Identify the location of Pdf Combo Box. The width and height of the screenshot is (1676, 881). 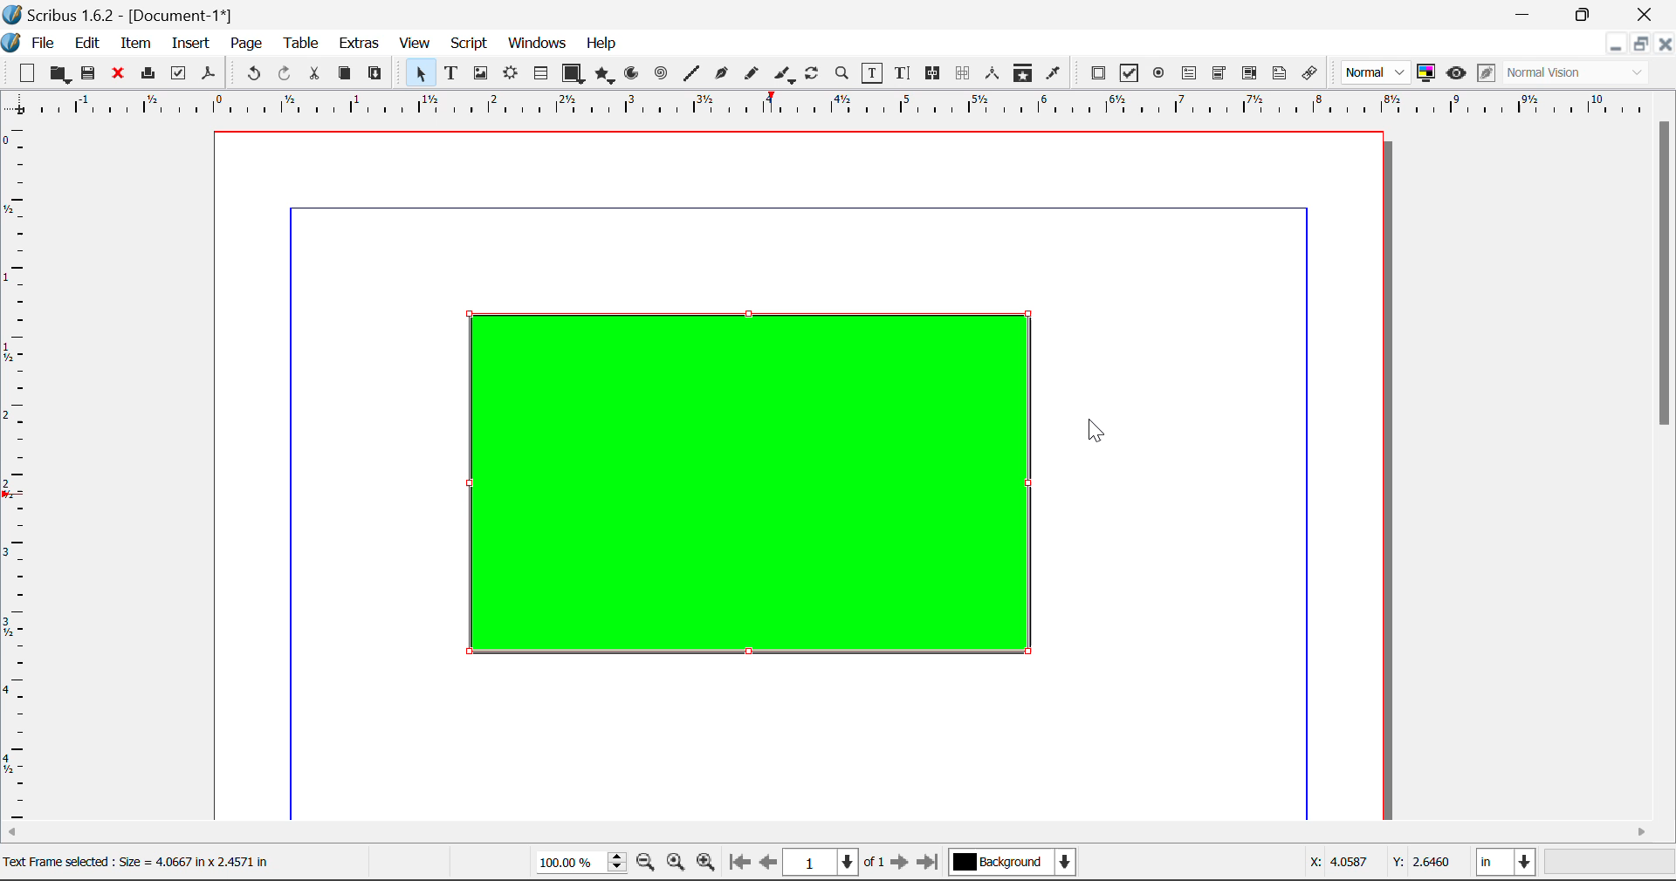
(1219, 72).